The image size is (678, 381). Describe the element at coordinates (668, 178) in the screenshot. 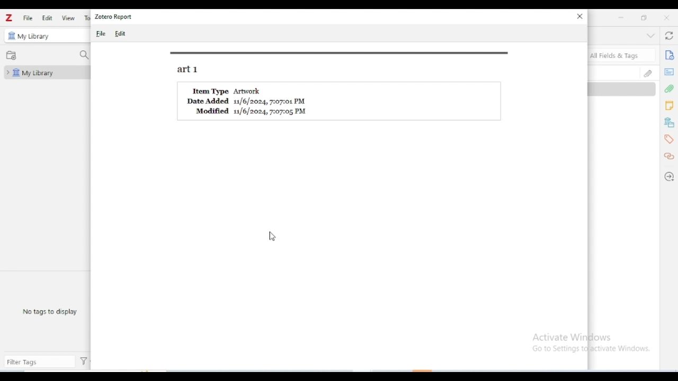

I see `locate` at that location.